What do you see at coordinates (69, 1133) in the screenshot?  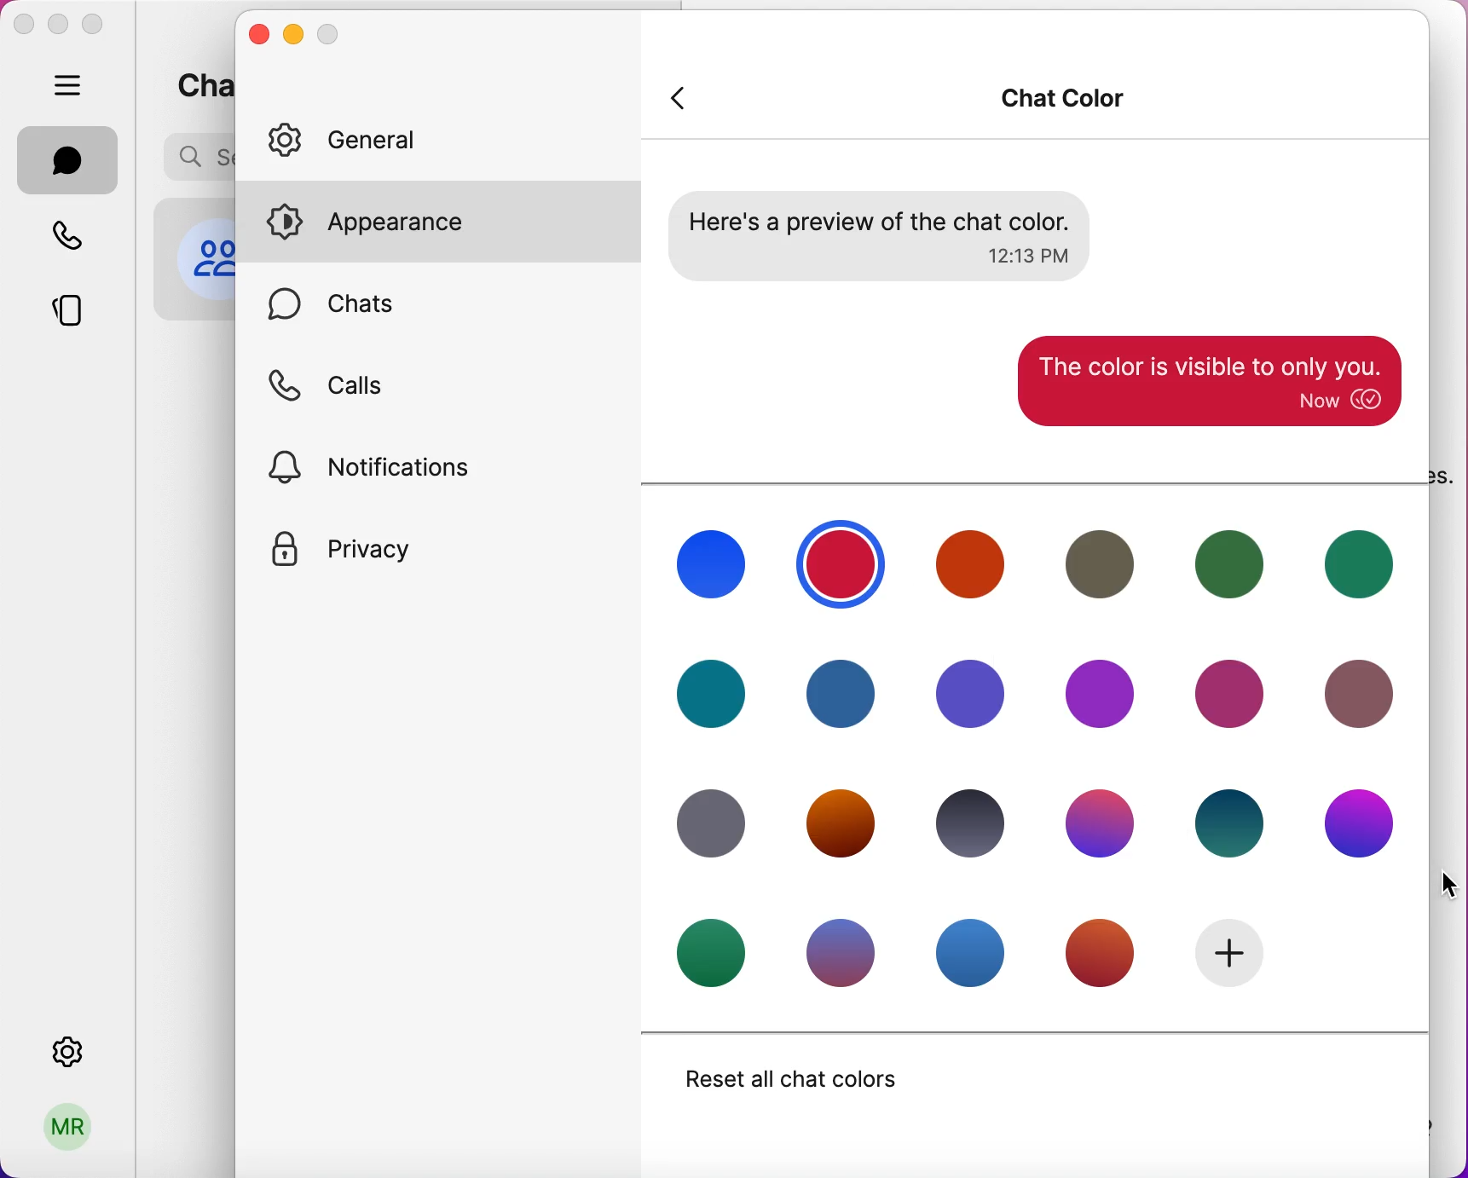 I see `user` at bounding box center [69, 1133].